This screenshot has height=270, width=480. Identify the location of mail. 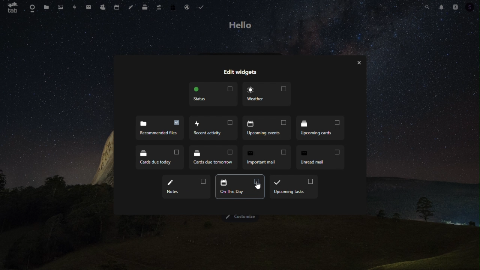
(88, 6).